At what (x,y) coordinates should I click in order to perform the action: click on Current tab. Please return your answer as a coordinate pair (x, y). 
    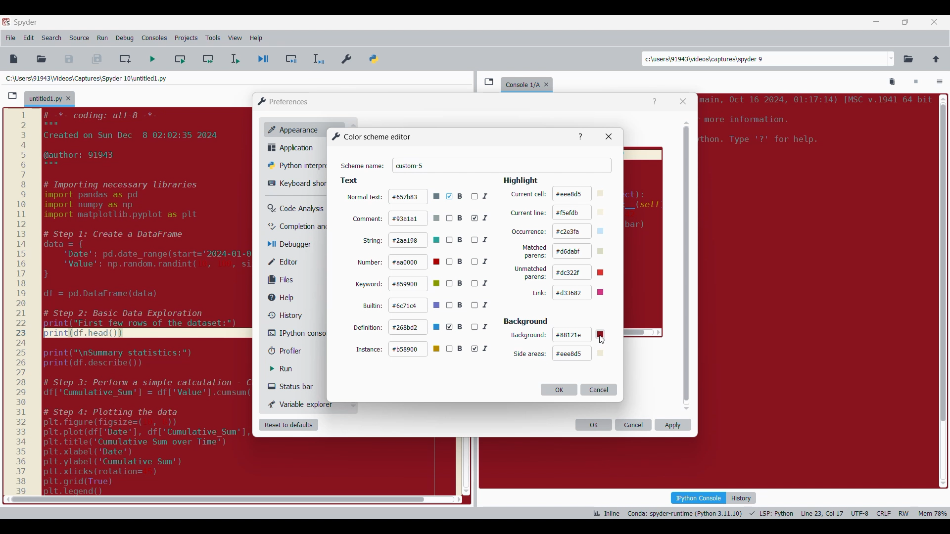
    Looking at the image, I should click on (45, 99).